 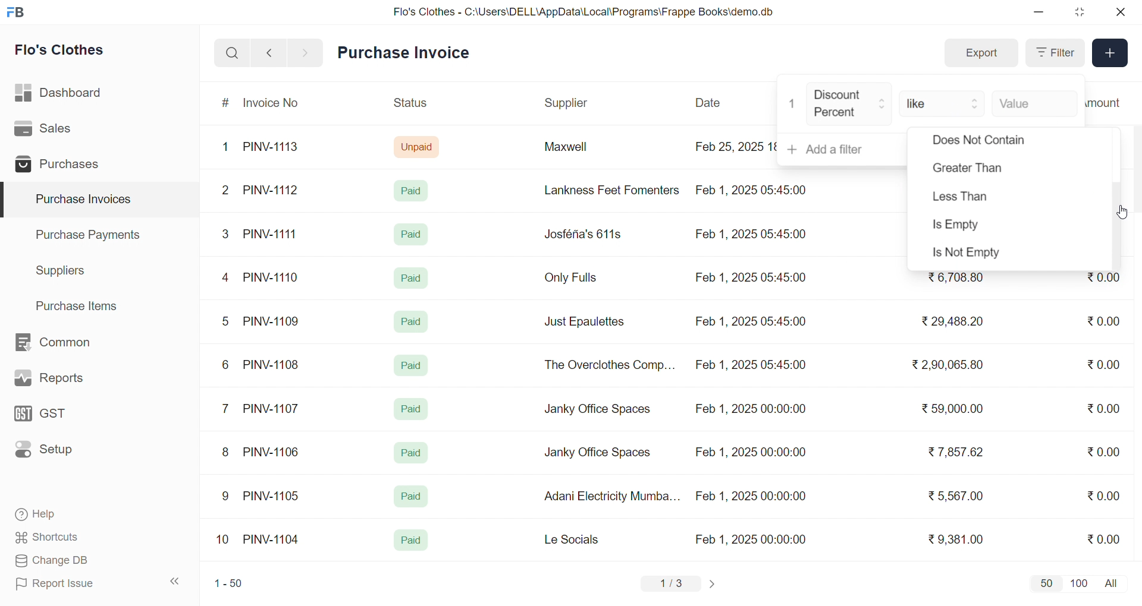 What do you see at coordinates (269, 52) in the screenshot?
I see `navigate backward` at bounding box center [269, 52].